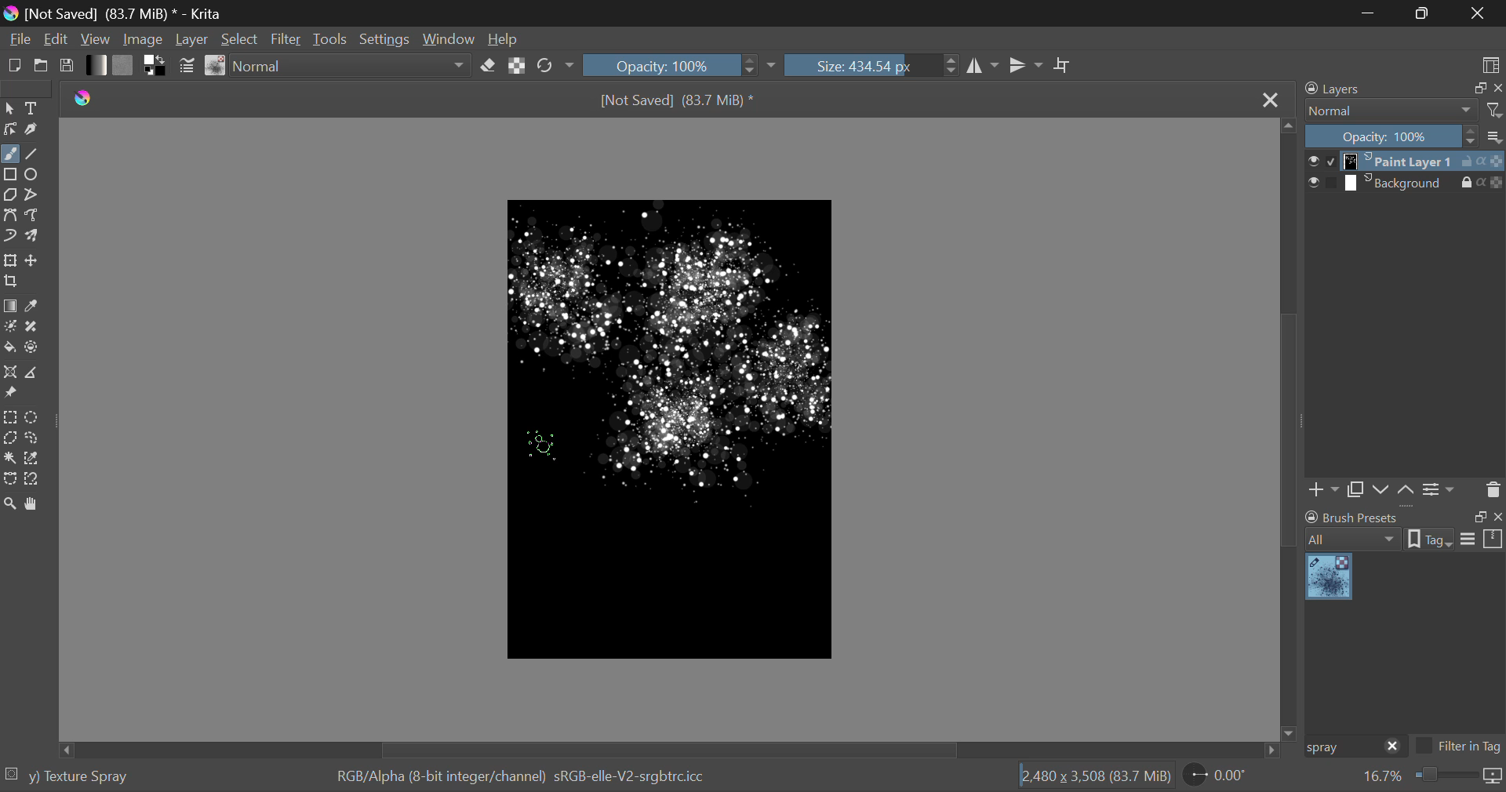 The height and width of the screenshot is (792, 1506). Describe the element at coordinates (352, 66) in the screenshot. I see `Blending Mode` at that location.